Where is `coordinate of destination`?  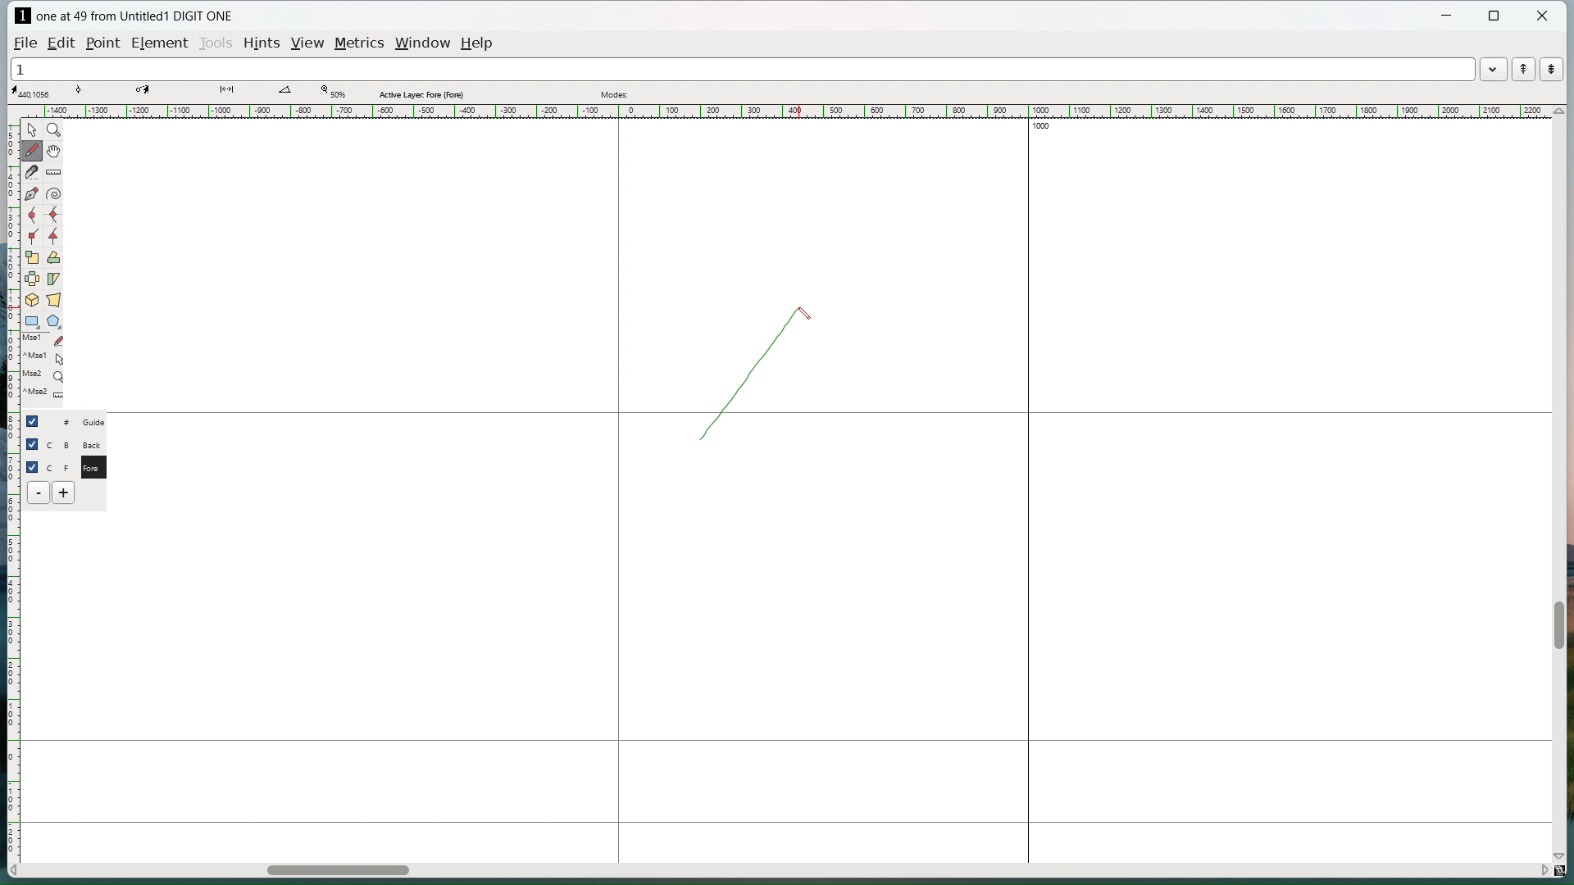 coordinate of destination is located at coordinates (145, 91).